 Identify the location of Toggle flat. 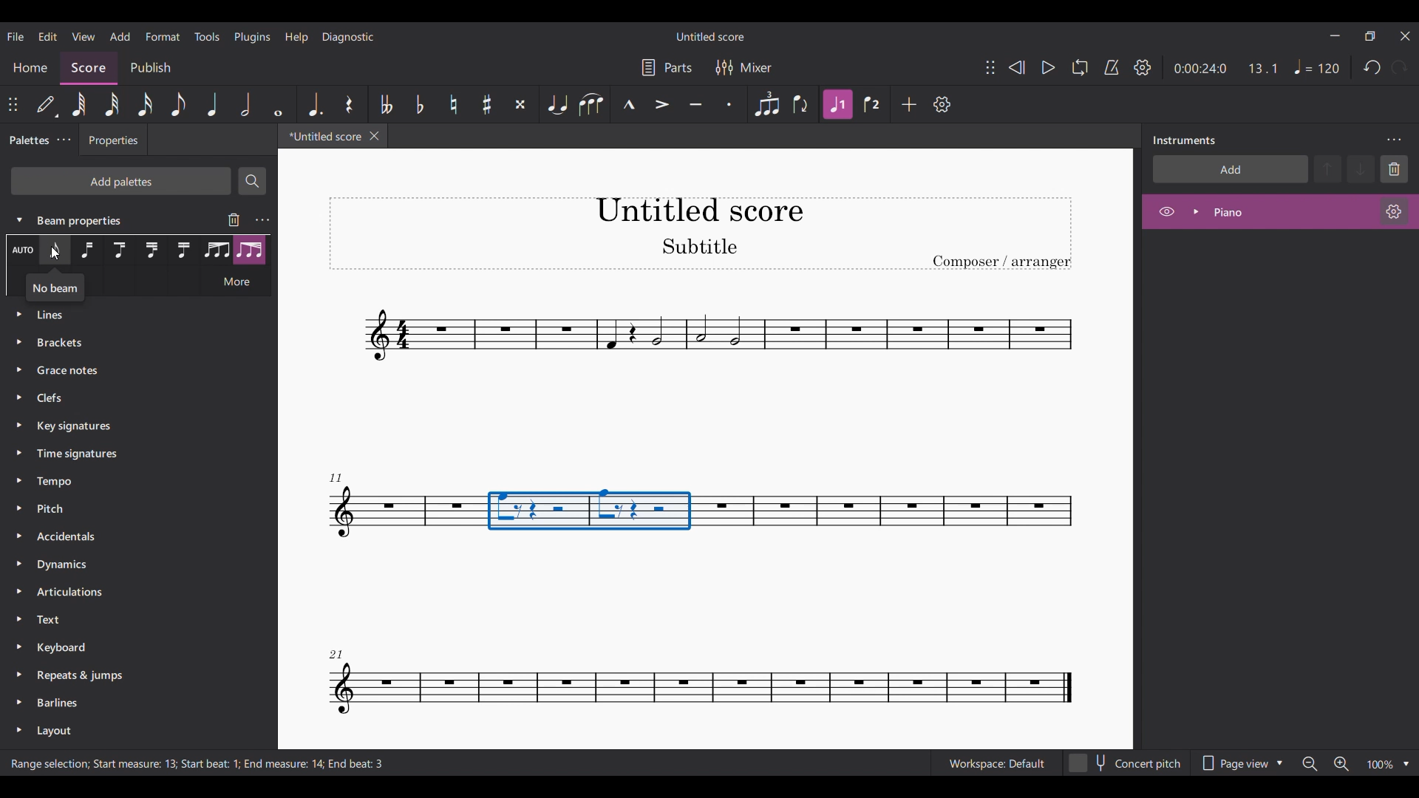
(421, 104).